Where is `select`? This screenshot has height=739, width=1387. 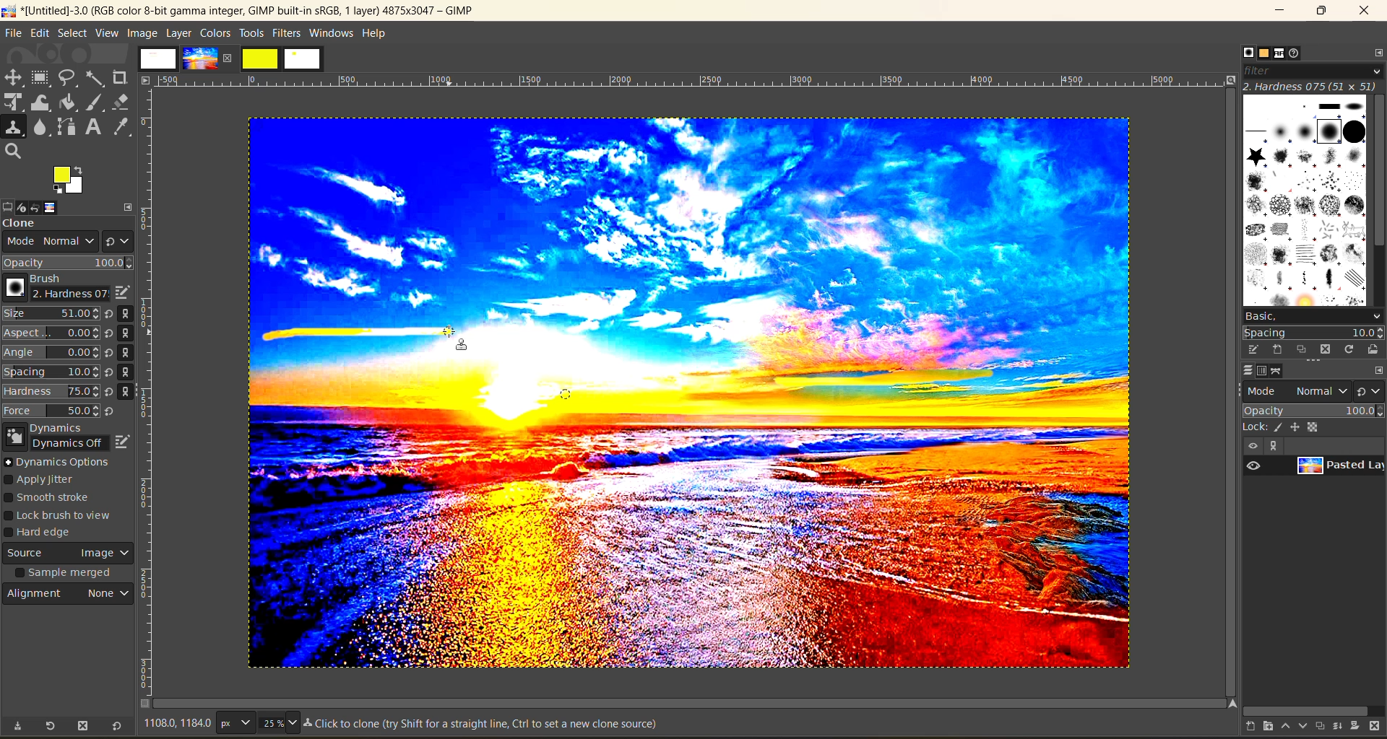 select is located at coordinates (72, 32).